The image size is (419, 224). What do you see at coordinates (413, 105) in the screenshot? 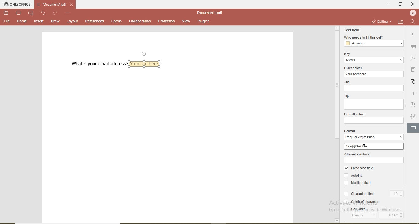
I see `text` at bounding box center [413, 105].